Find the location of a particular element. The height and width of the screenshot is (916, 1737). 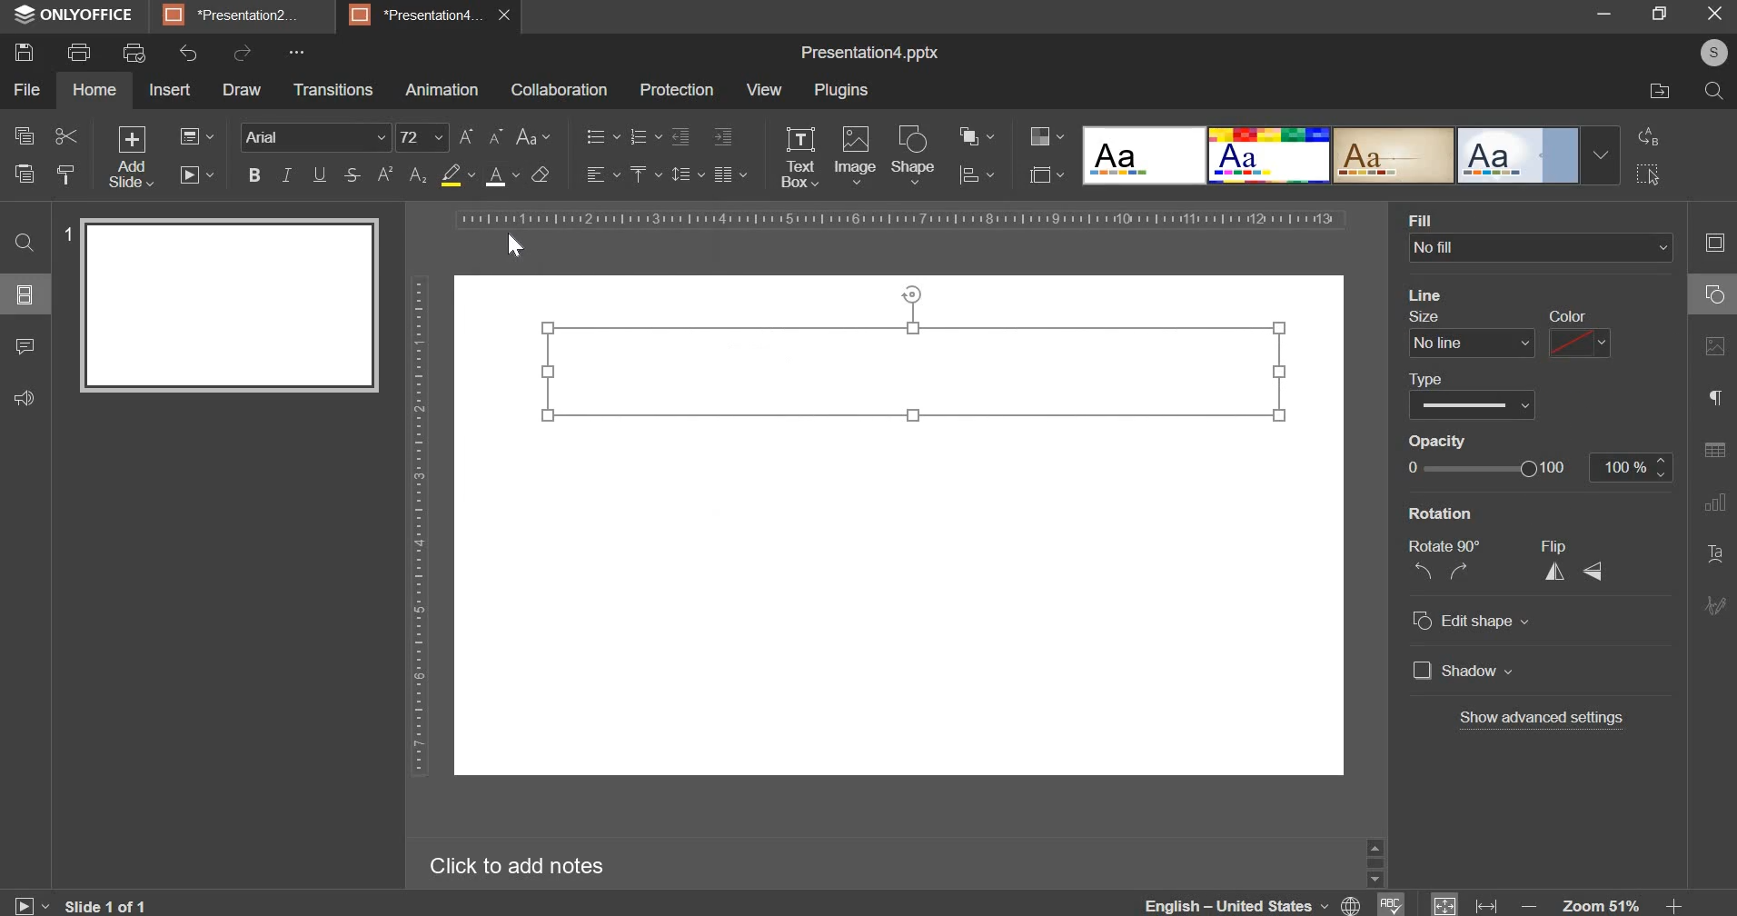

bold is located at coordinates (254, 174).